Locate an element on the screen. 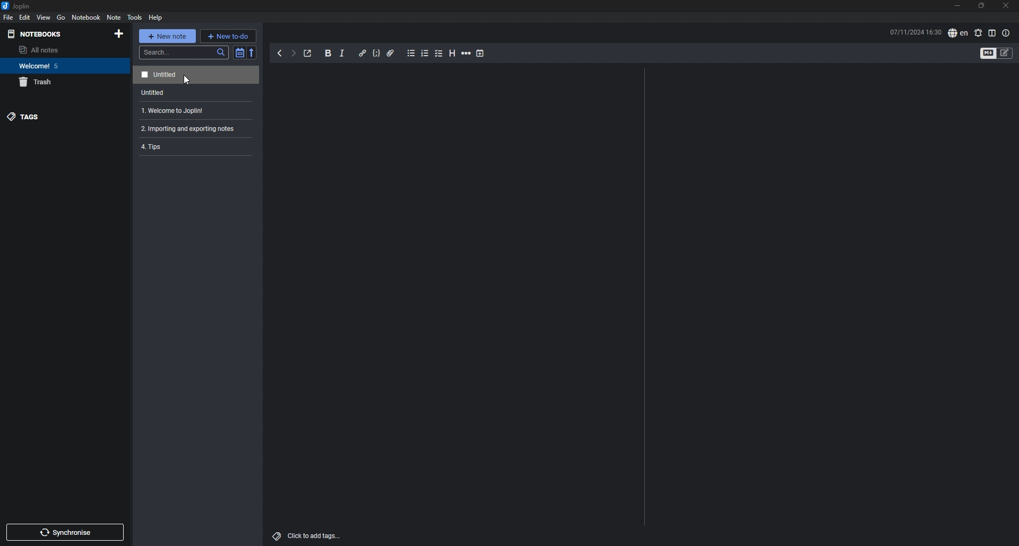  add notebook is located at coordinates (119, 34).